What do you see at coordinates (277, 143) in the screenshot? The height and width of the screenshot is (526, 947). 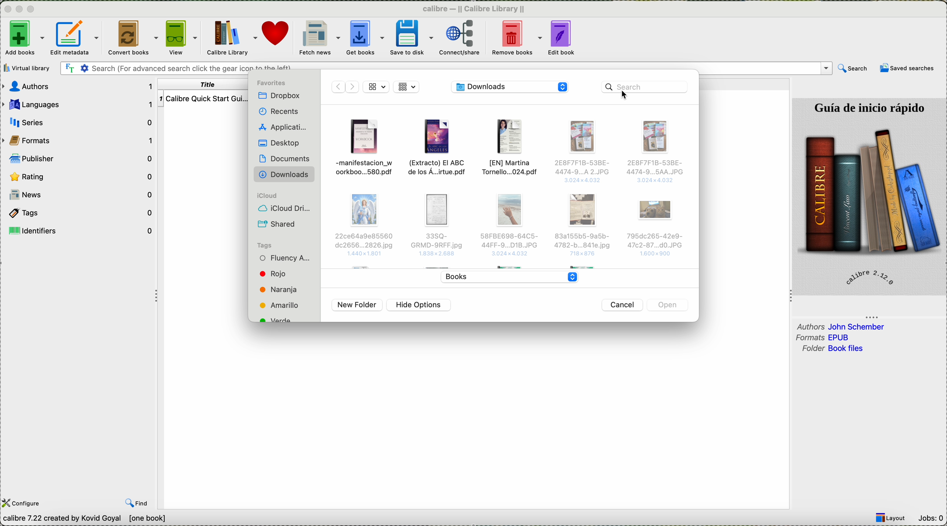 I see `desktop` at bounding box center [277, 143].